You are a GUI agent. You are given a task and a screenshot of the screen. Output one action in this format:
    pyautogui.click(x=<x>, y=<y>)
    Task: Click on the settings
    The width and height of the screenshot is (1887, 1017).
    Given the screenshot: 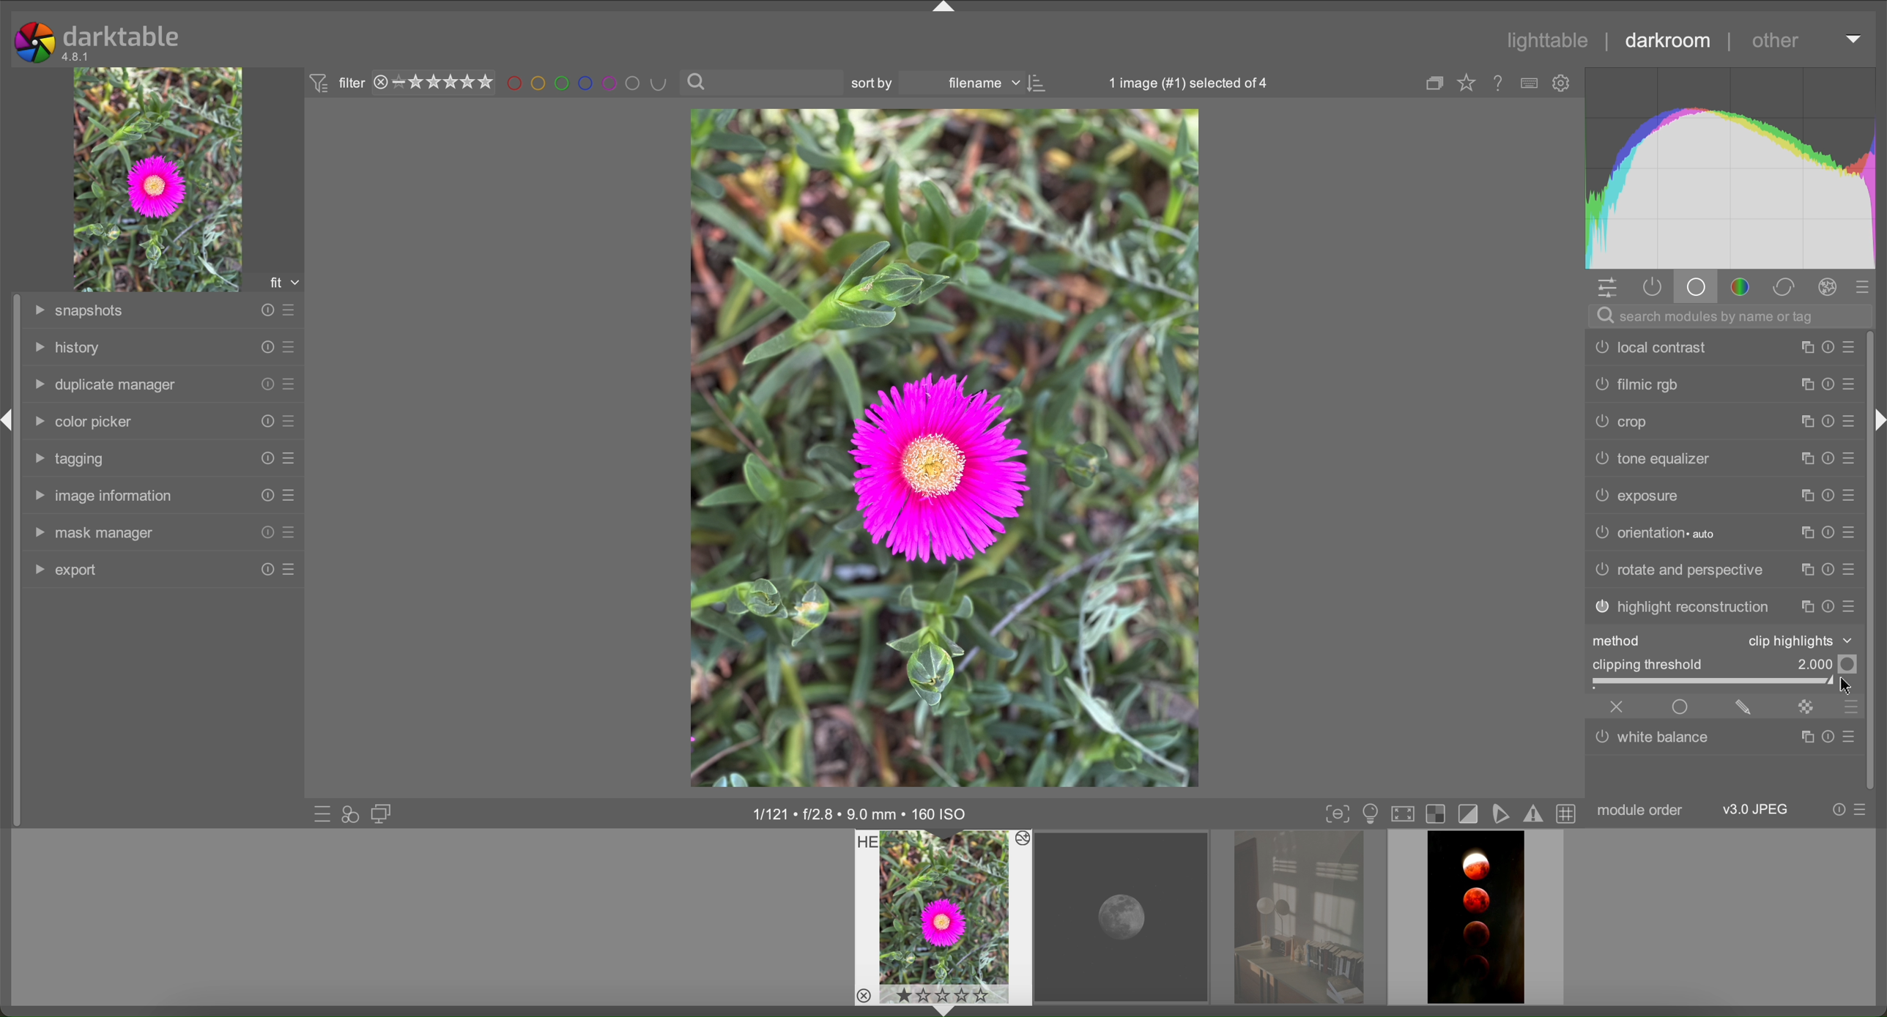 What is the action you would take?
    pyautogui.click(x=1561, y=84)
    